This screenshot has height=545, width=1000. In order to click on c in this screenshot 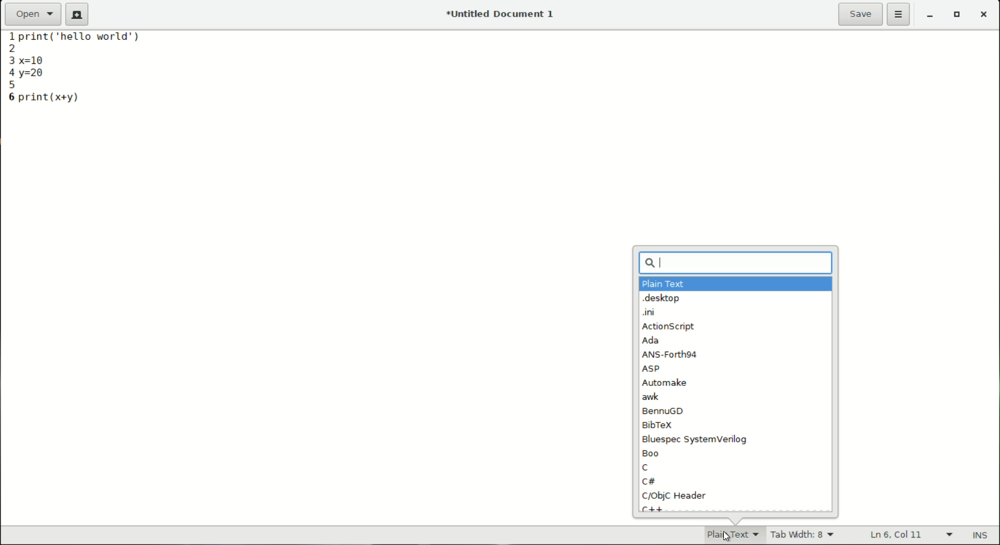, I will do `click(645, 468)`.